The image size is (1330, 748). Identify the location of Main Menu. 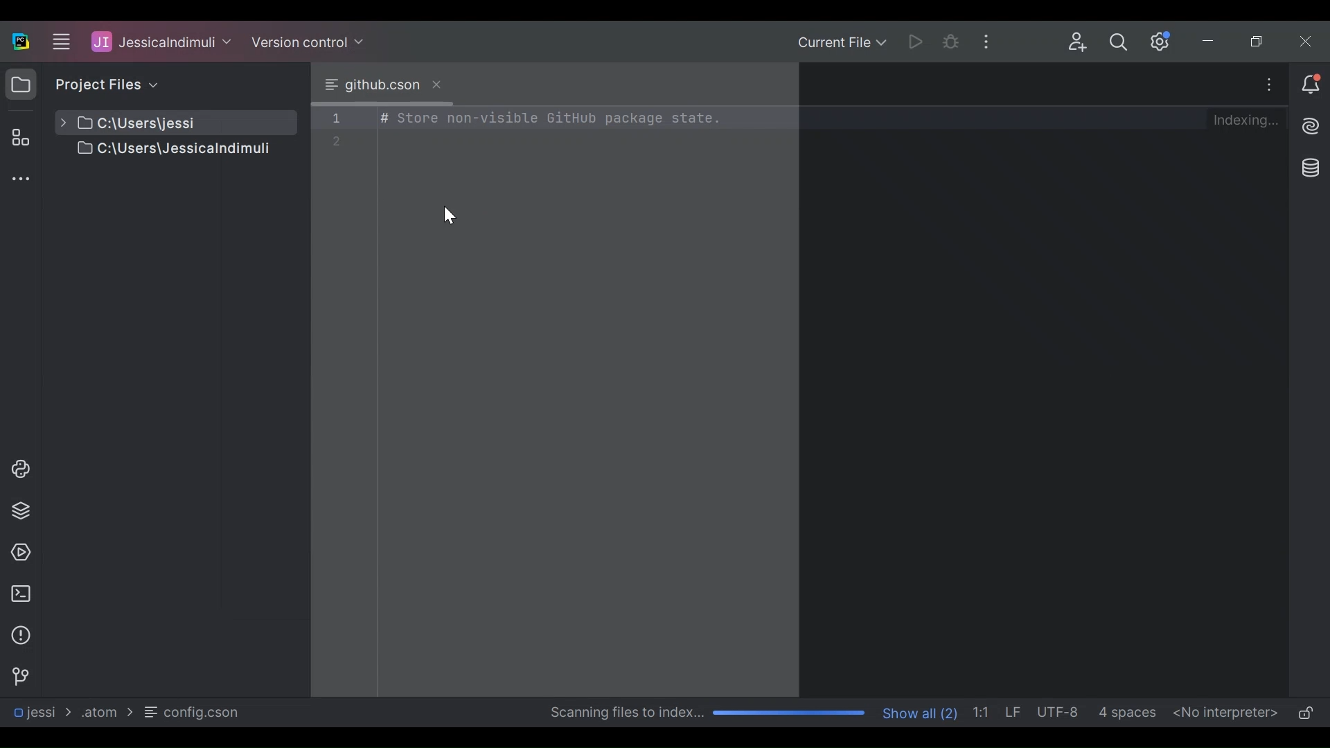
(60, 39).